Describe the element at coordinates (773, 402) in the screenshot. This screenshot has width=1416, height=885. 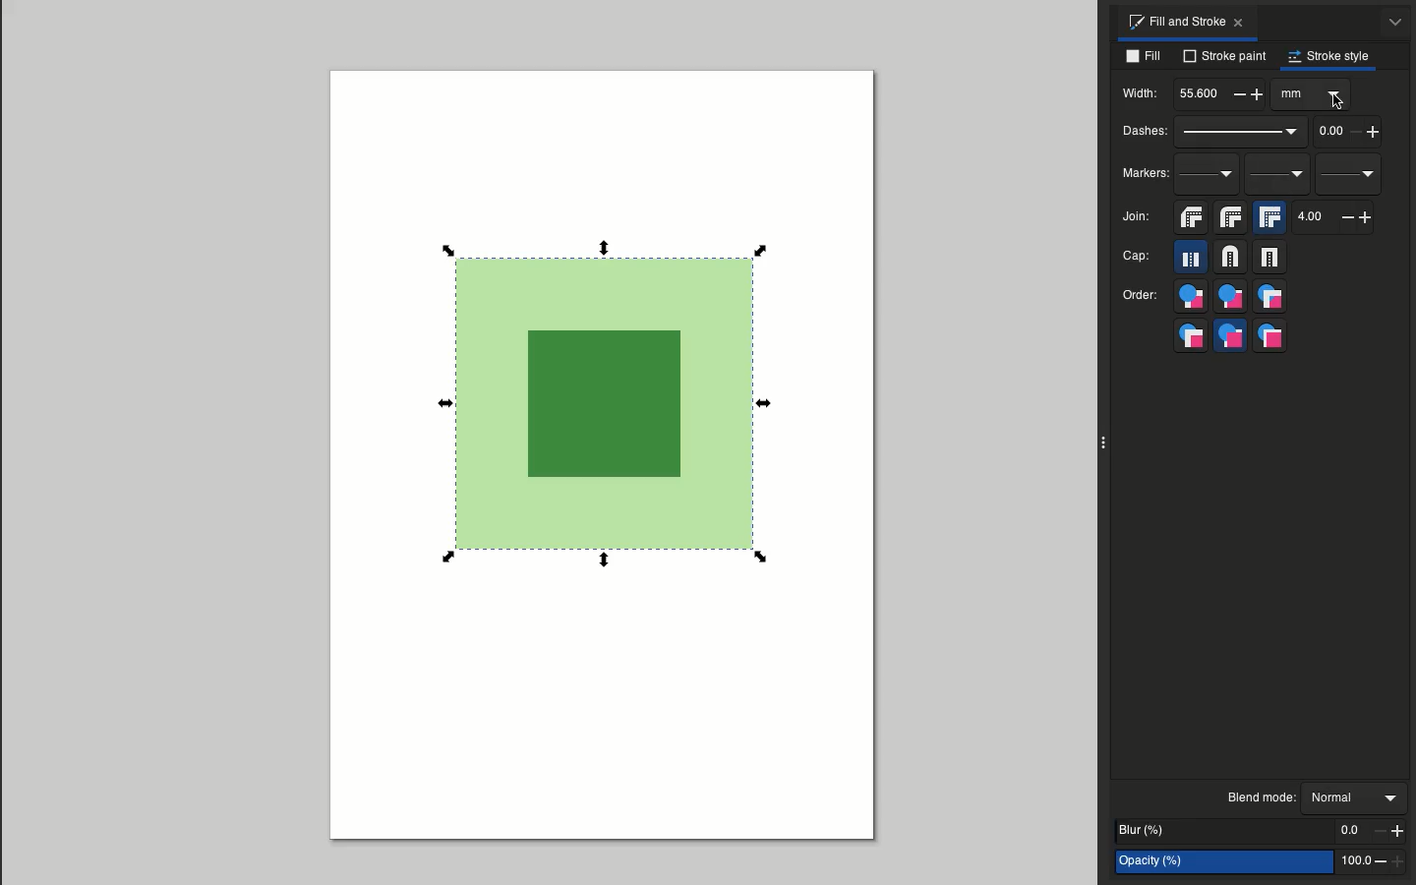
I see `Scale selection` at that location.